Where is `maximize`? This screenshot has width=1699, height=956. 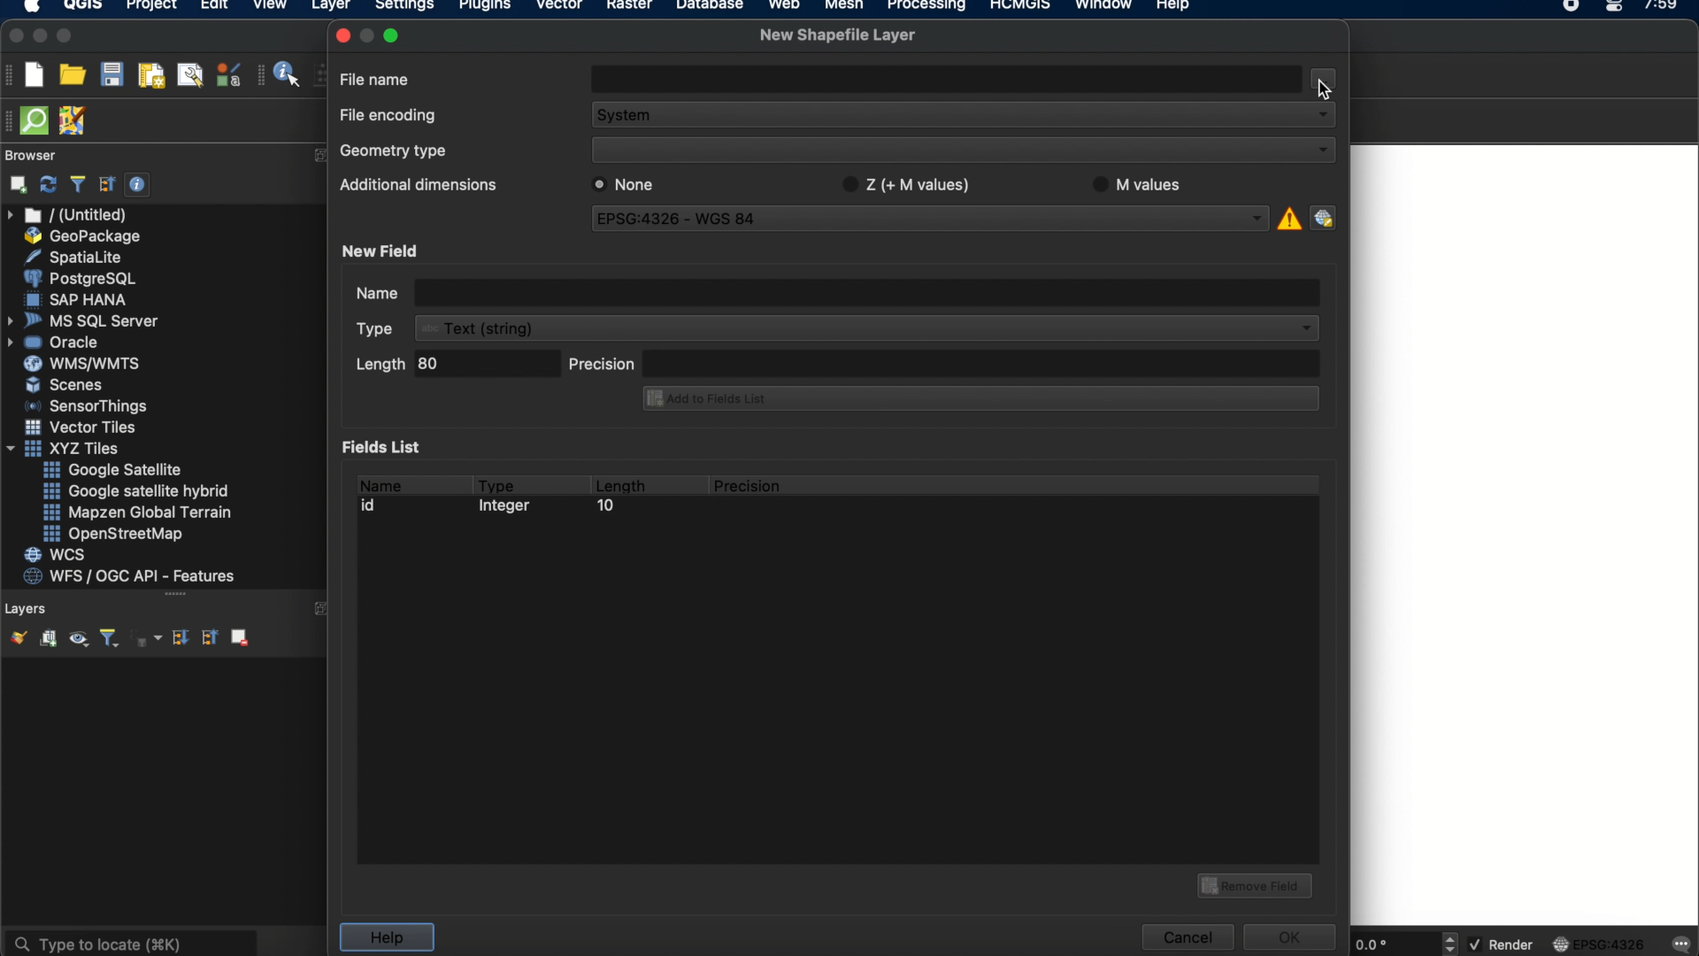 maximize is located at coordinates (65, 37).